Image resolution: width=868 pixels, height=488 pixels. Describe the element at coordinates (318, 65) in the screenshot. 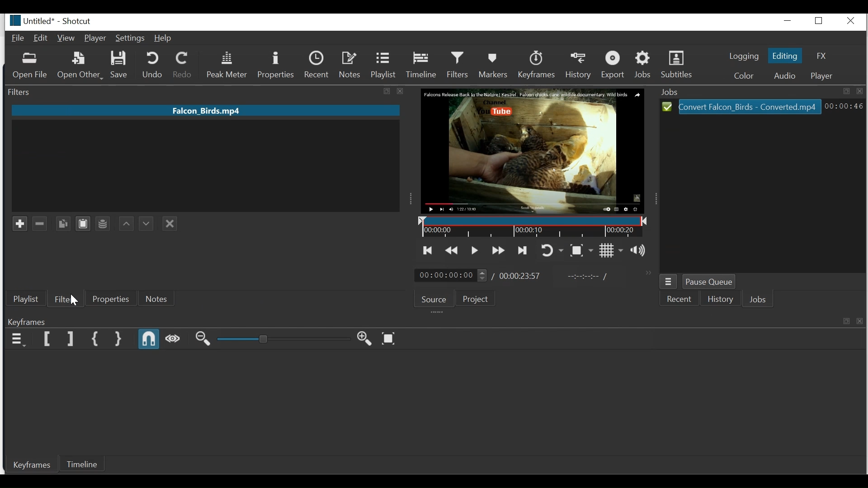

I see `Recent` at that location.